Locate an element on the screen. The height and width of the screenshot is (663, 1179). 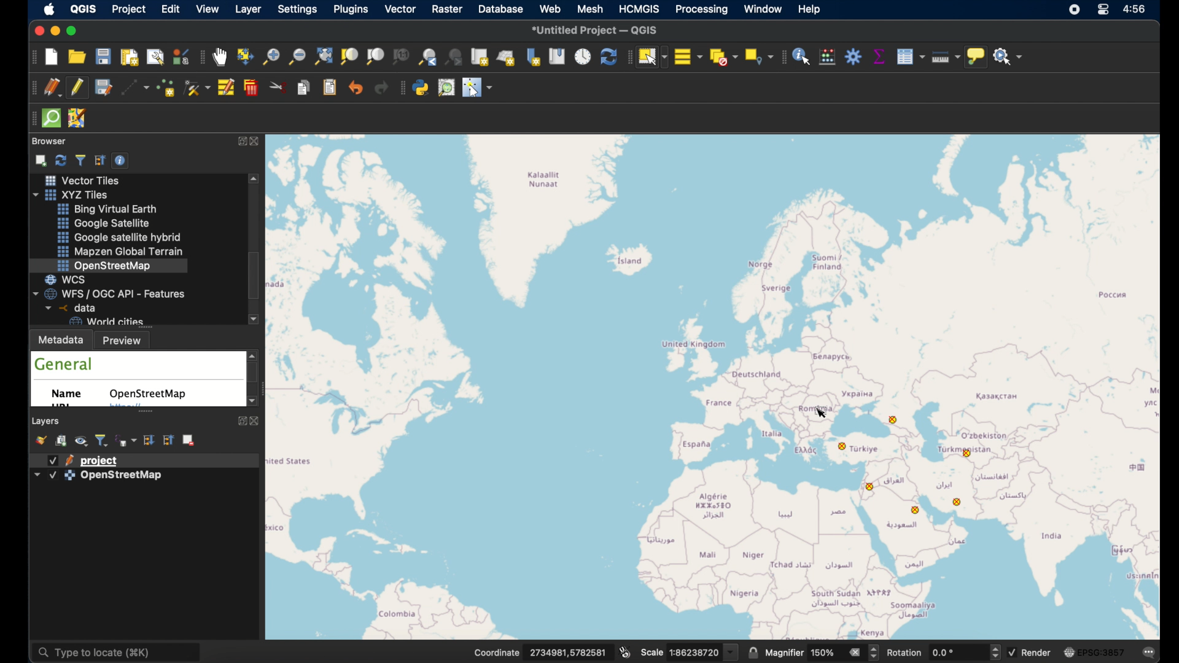
copy features is located at coordinates (305, 89).